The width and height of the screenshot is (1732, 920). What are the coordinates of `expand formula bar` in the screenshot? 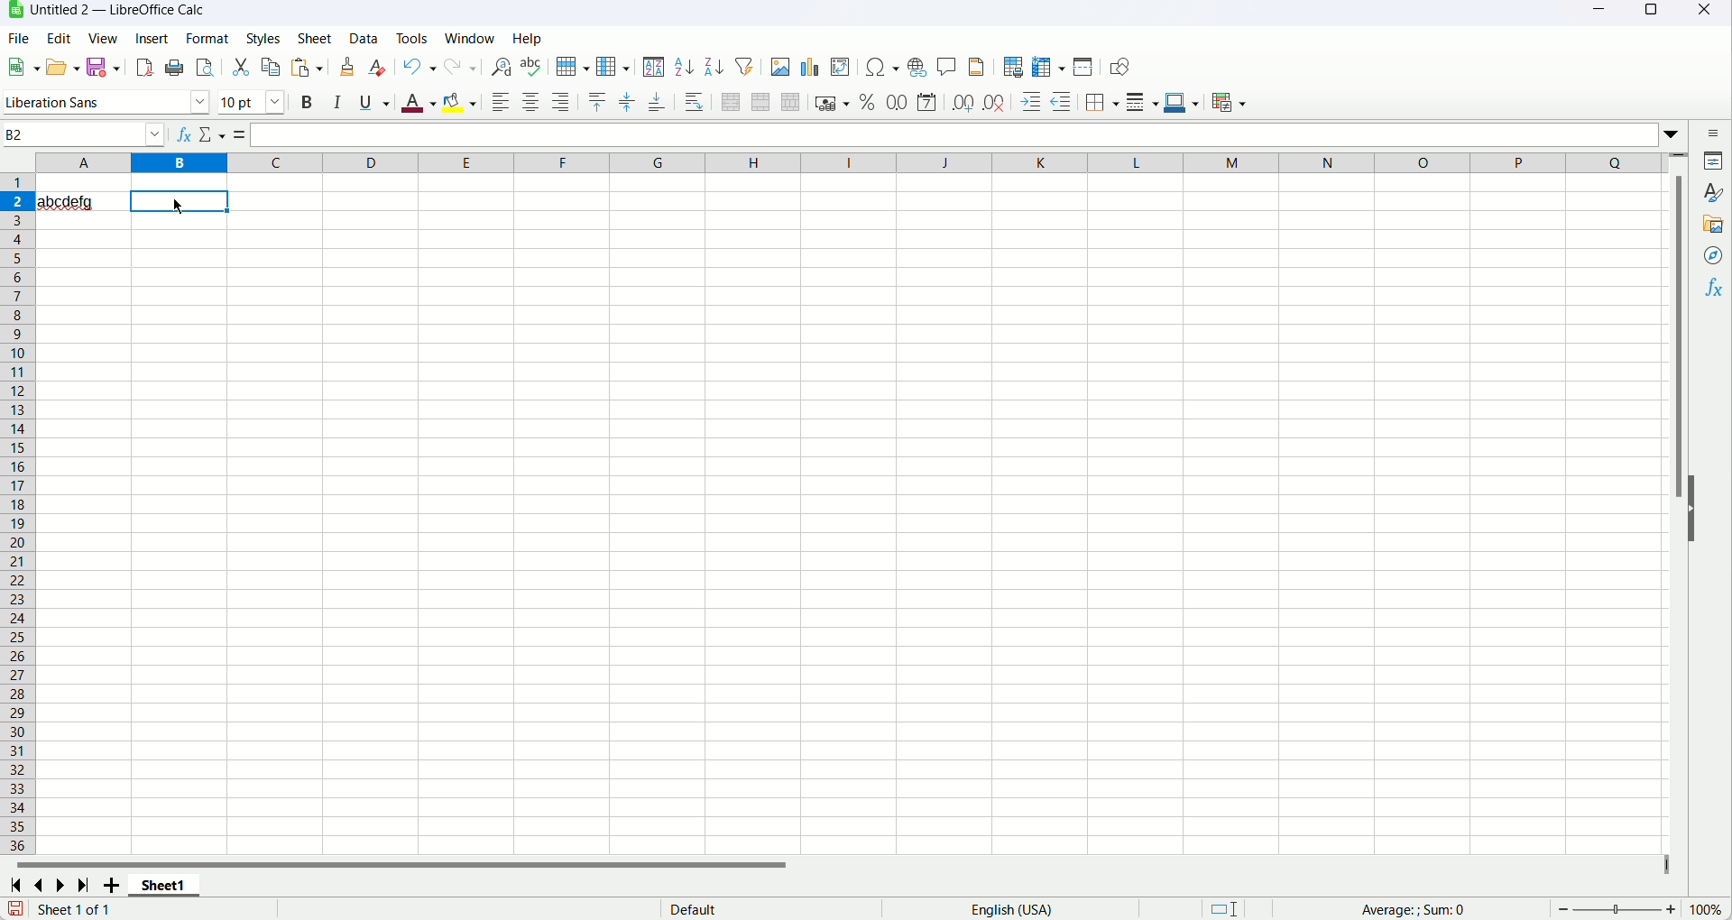 It's located at (1677, 133).